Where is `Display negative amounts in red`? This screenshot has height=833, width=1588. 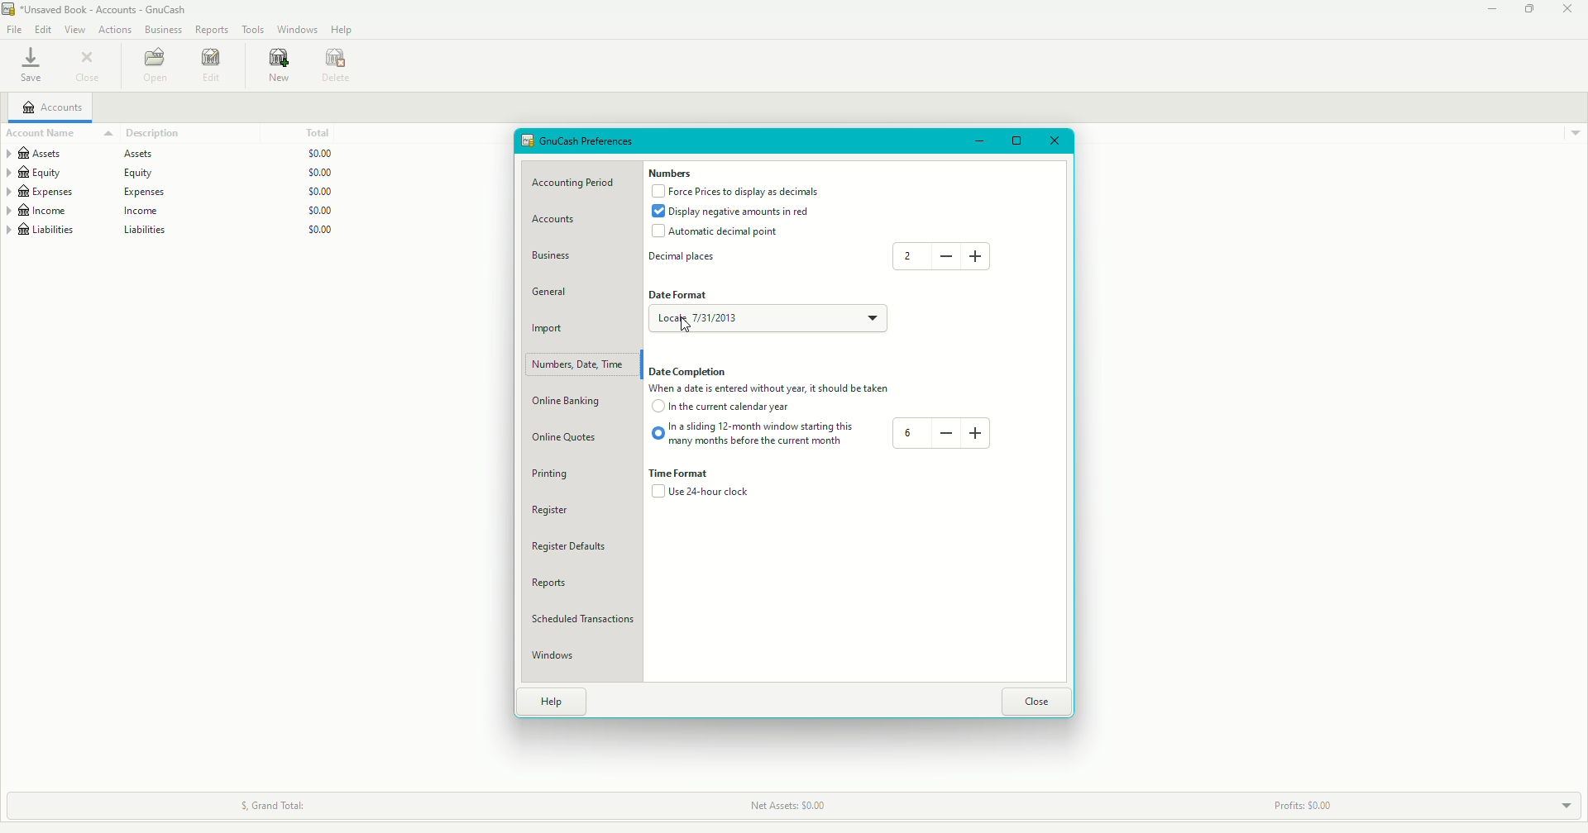
Display negative amounts in red is located at coordinates (736, 212).